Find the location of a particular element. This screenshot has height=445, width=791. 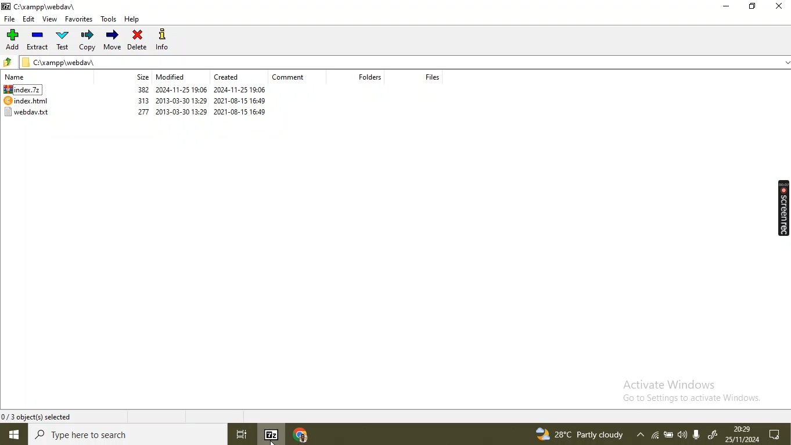

Activate Windows
Go to Settings to activate Windows. is located at coordinates (695, 393).